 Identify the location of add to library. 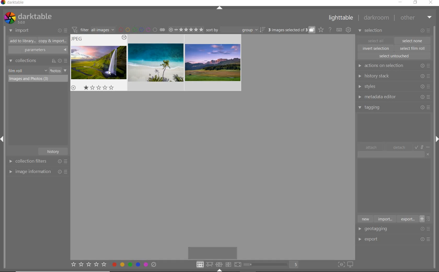
(21, 41).